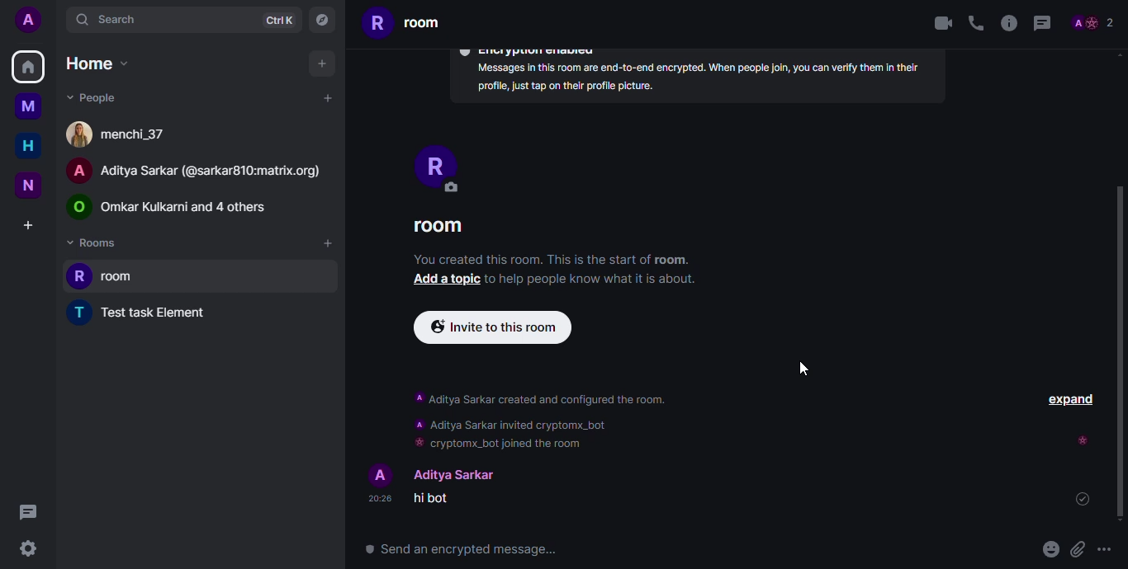 Image resolution: width=1128 pixels, height=569 pixels. I want to click on more, so click(1105, 549).